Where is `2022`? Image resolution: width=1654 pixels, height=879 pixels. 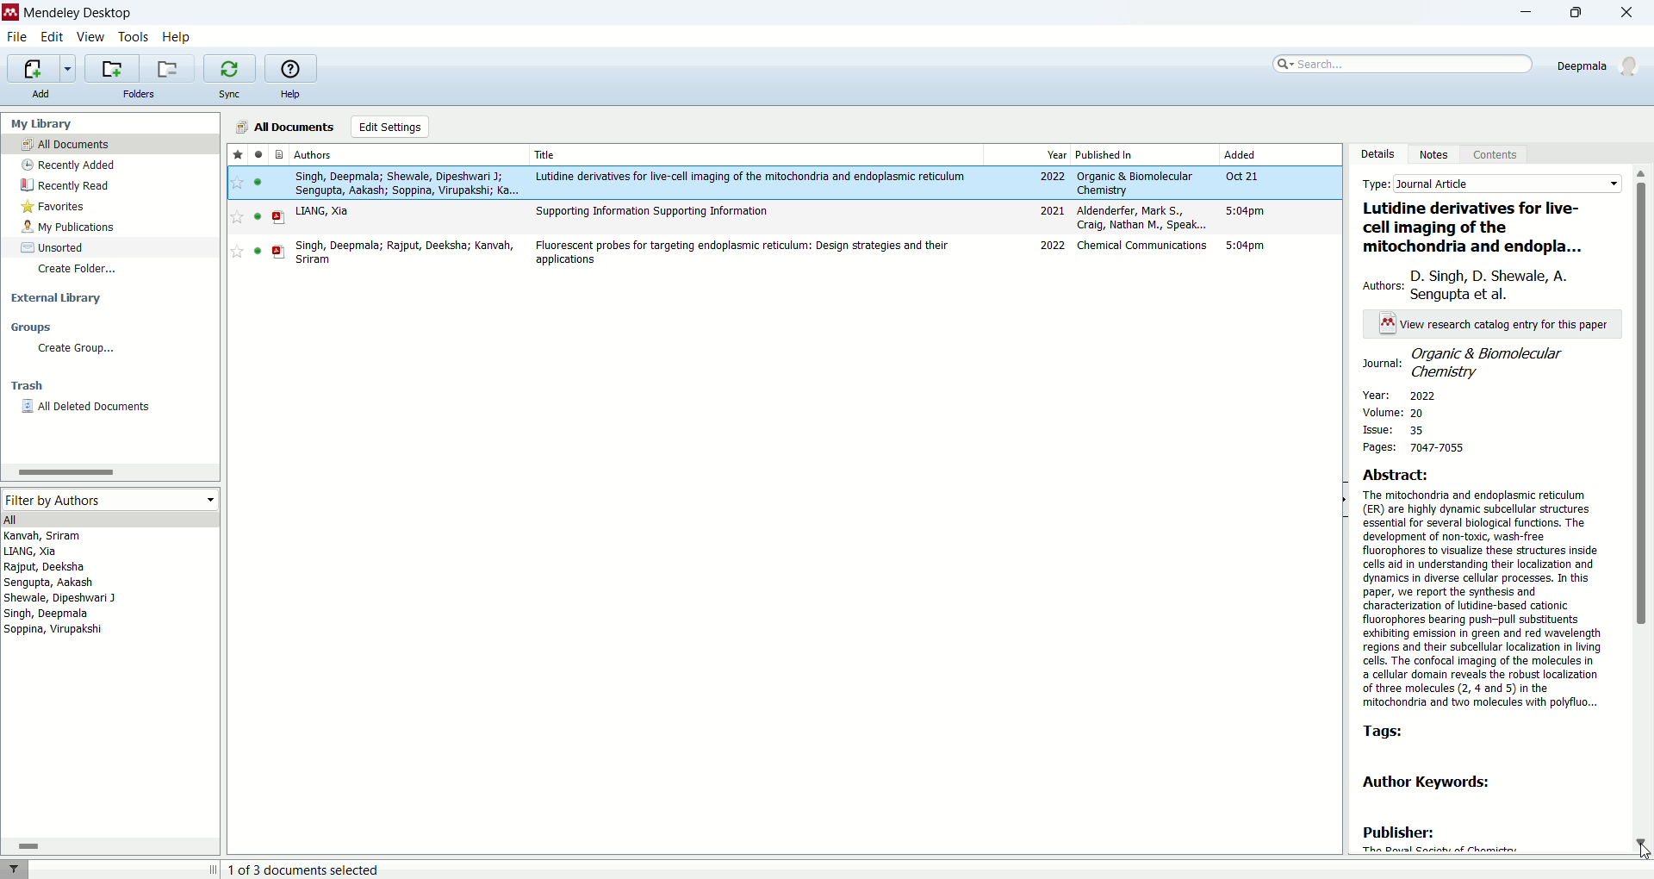 2022 is located at coordinates (1053, 177).